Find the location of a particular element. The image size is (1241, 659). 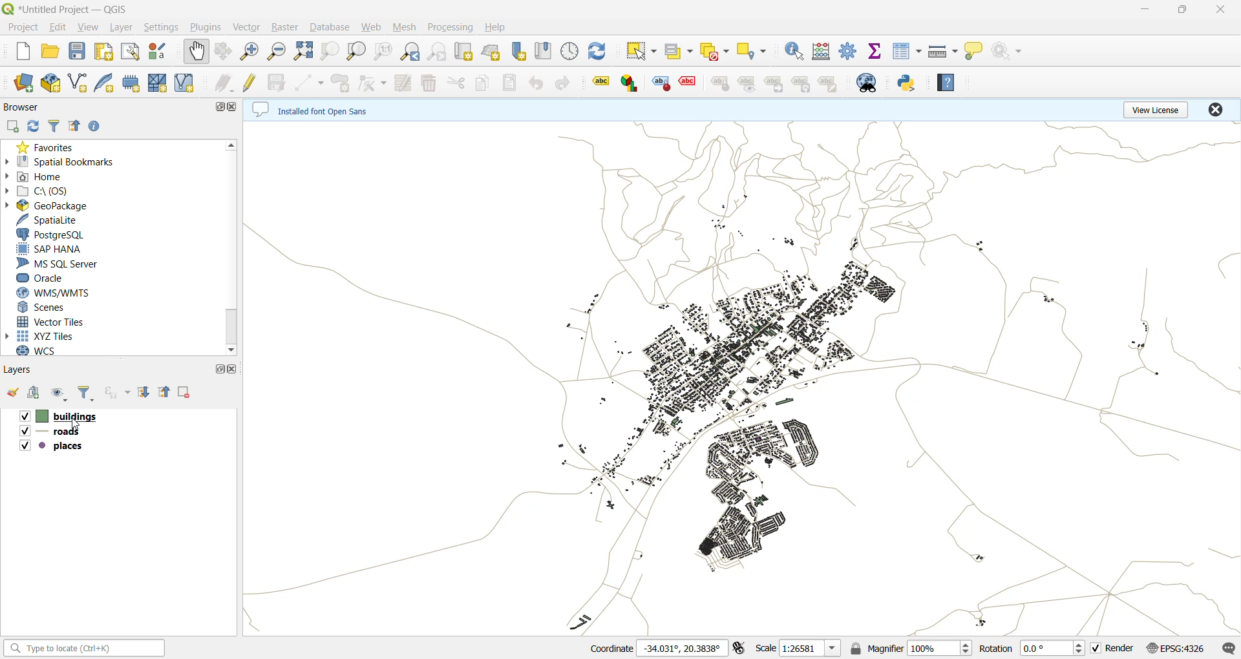

add is located at coordinates (12, 127).